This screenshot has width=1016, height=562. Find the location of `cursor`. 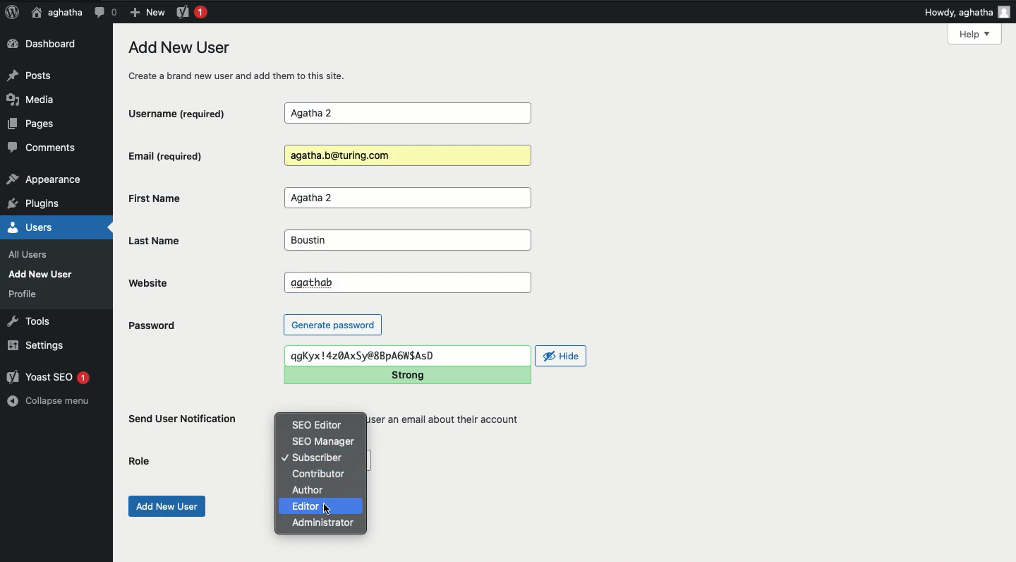

cursor is located at coordinates (326, 508).